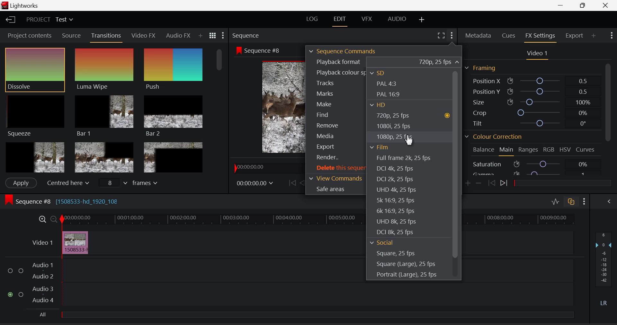 The height and width of the screenshot is (325, 617). I want to click on 6k 16:9, so click(395, 211).